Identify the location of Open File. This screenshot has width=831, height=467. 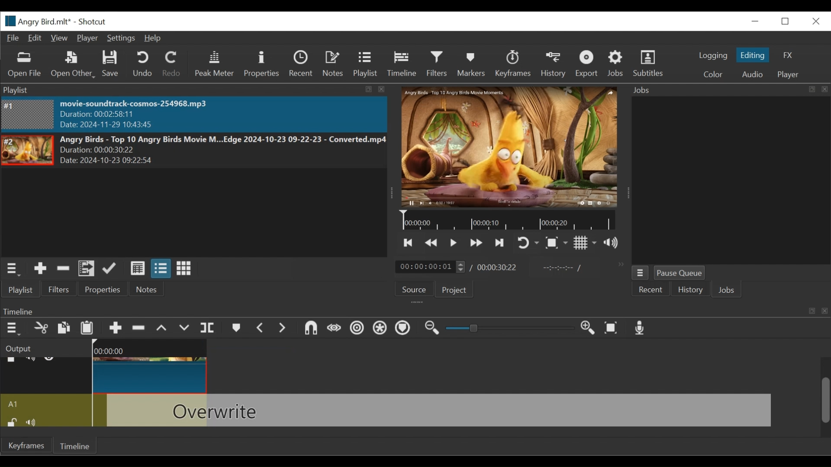
(23, 65).